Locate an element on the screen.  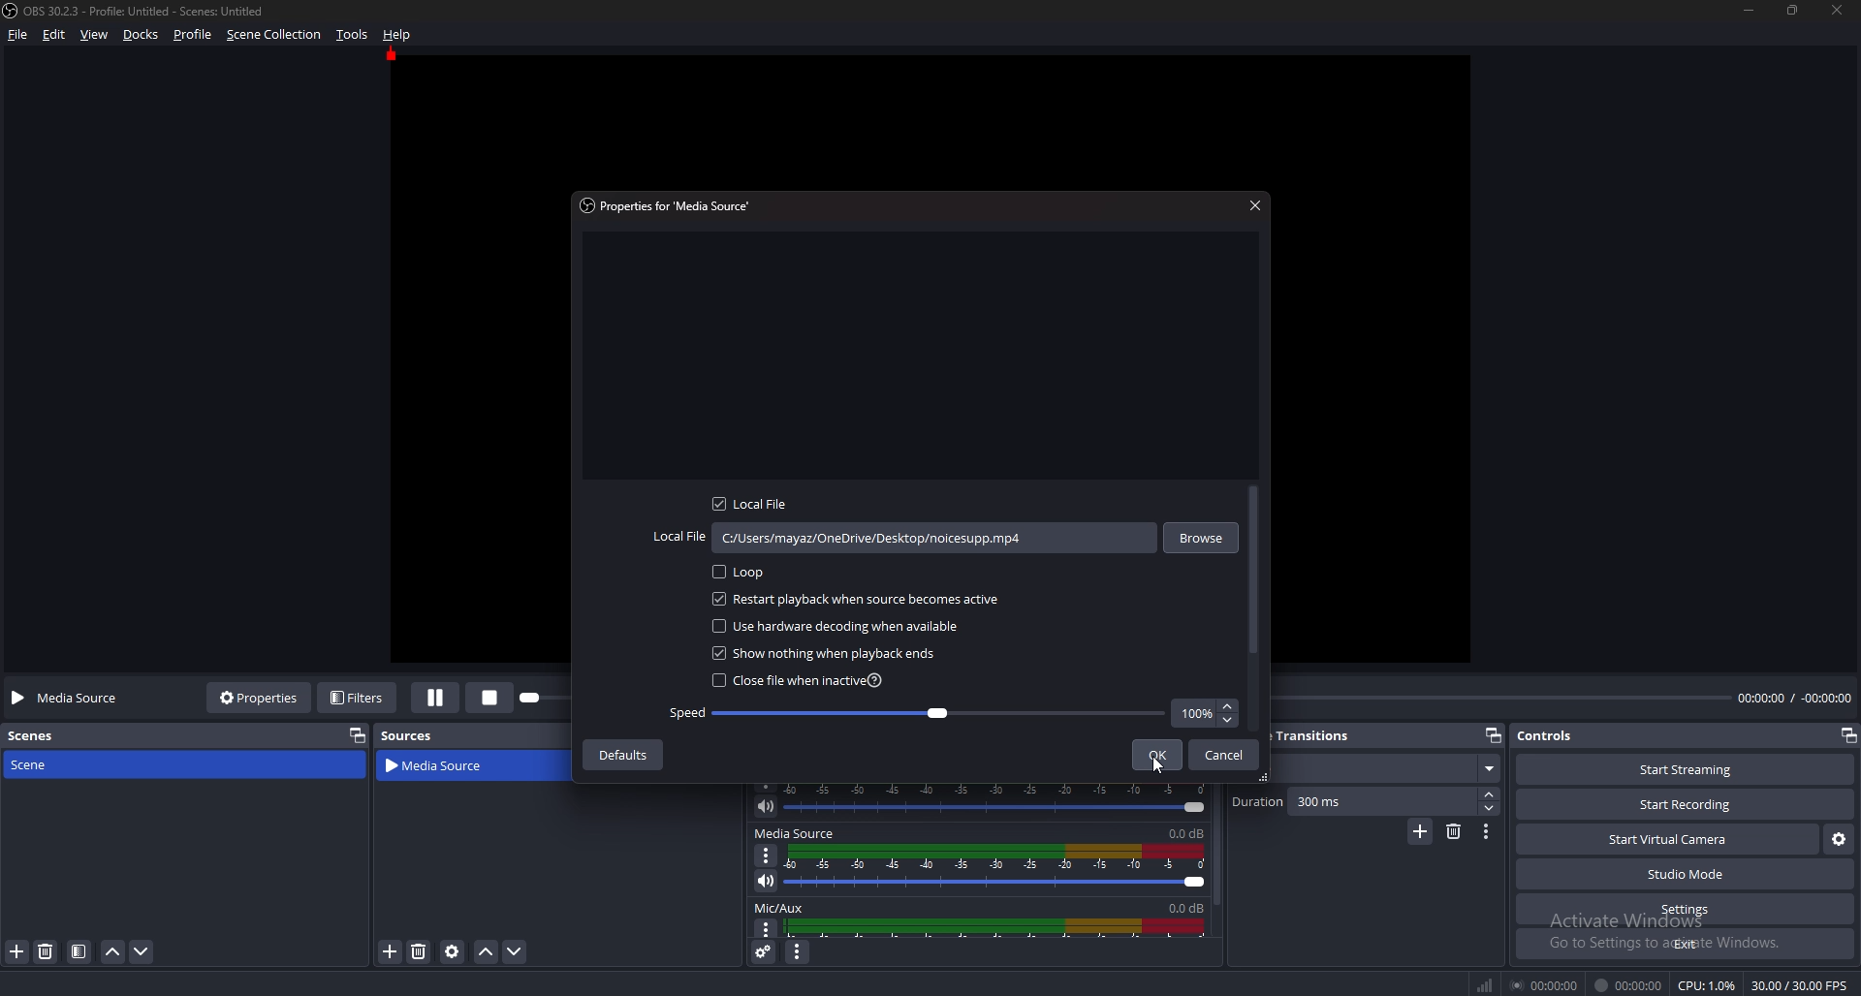
mic/aux is located at coordinates (782, 907).